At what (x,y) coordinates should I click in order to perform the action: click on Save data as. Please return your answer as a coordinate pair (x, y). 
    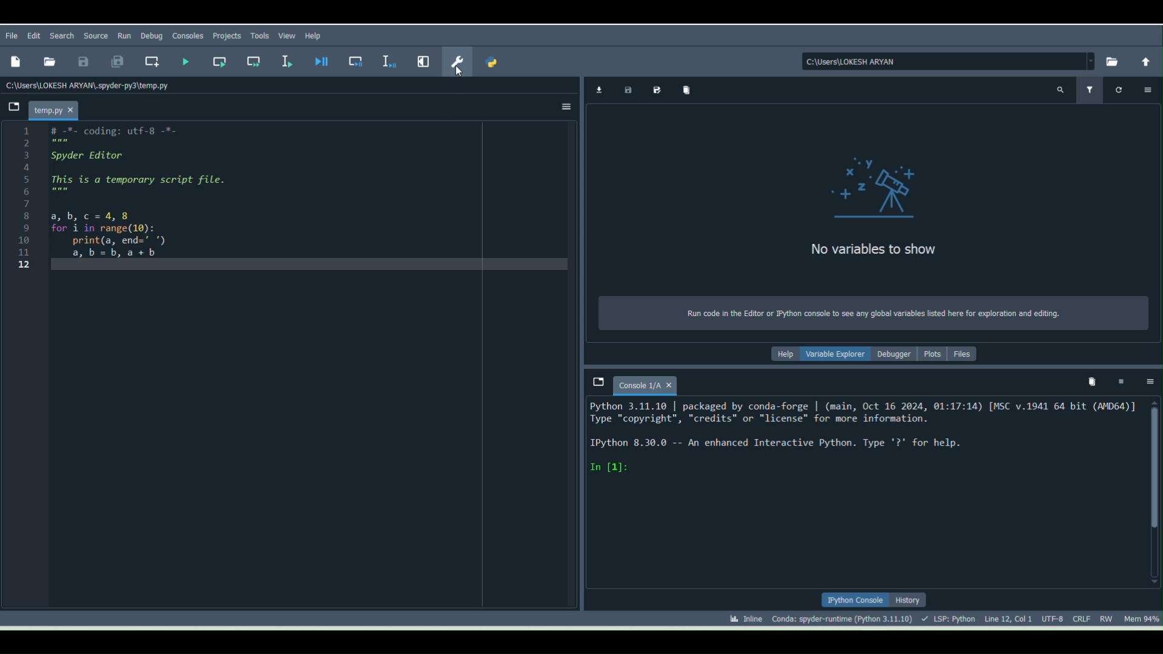
    Looking at the image, I should click on (657, 89).